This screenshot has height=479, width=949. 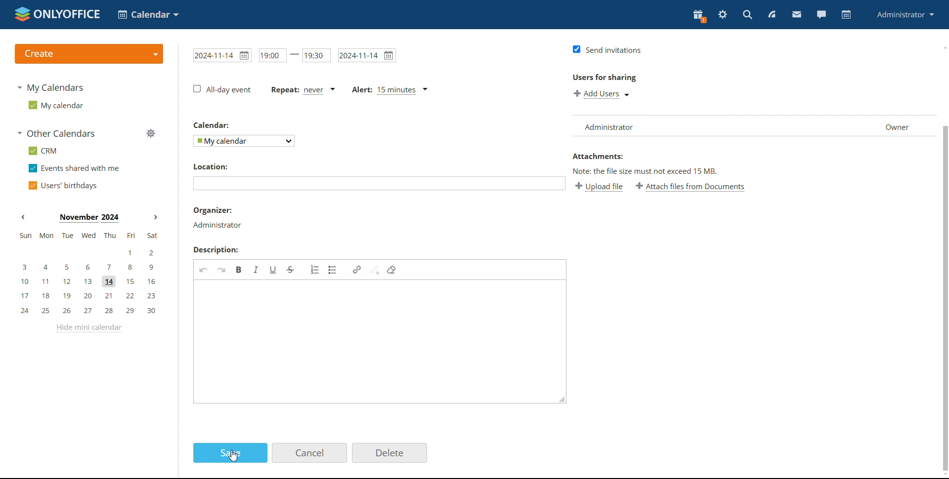 I want to click on mail, so click(x=796, y=15).